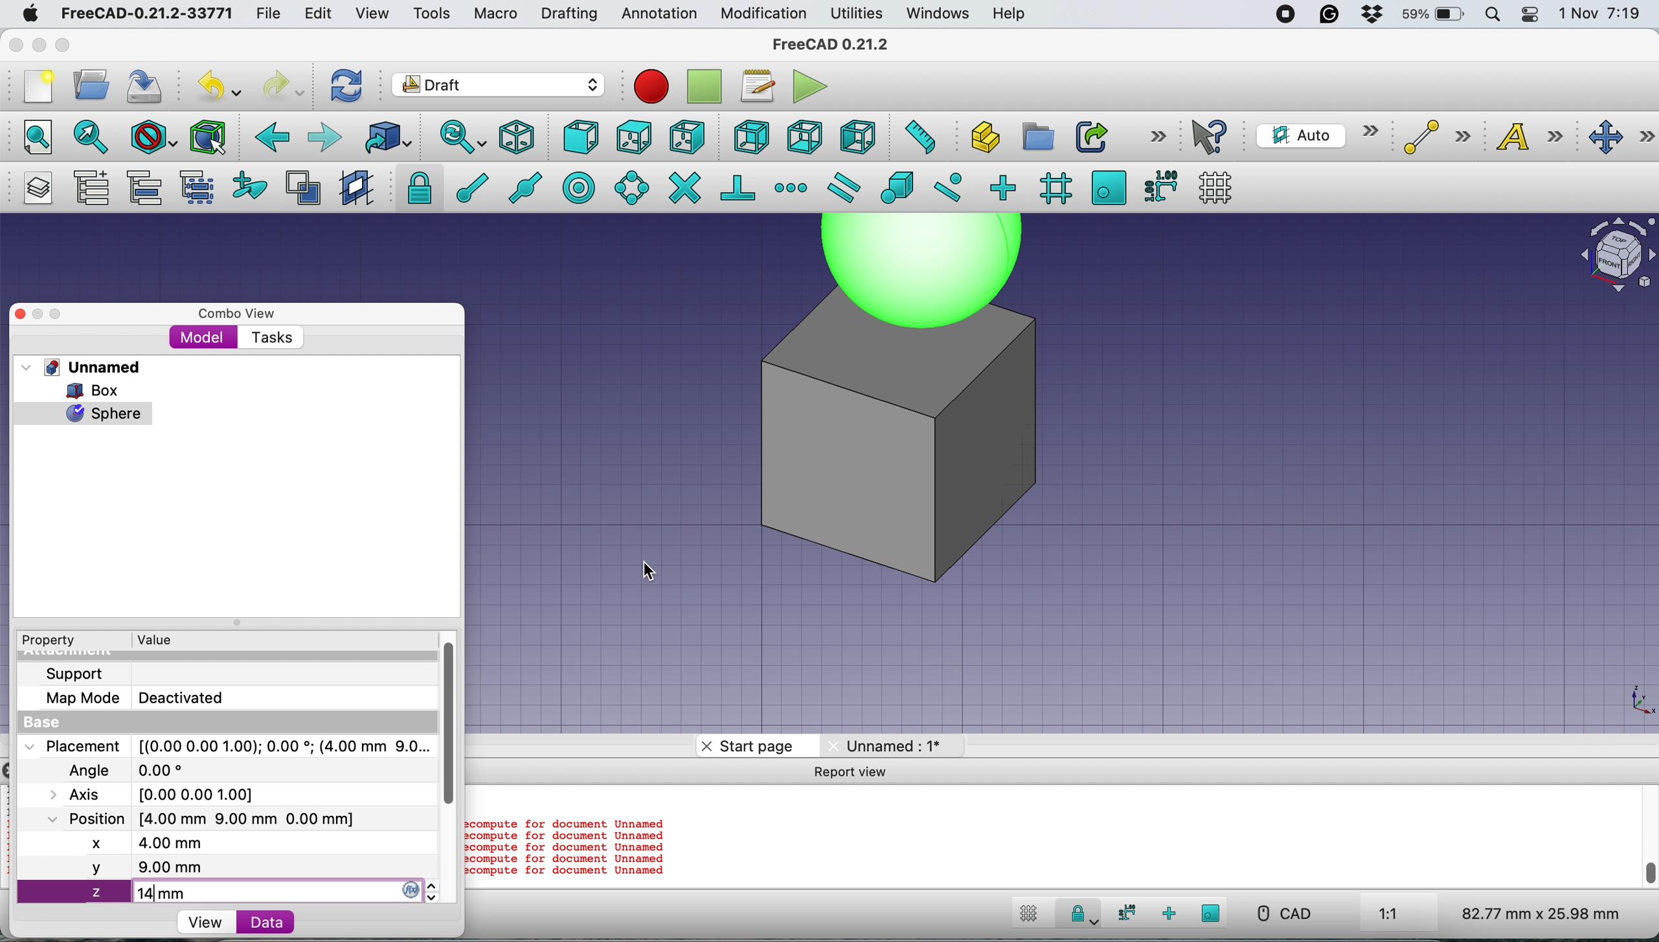 This screenshot has width=1659, height=942. Describe the element at coordinates (146, 86) in the screenshot. I see `save` at that location.